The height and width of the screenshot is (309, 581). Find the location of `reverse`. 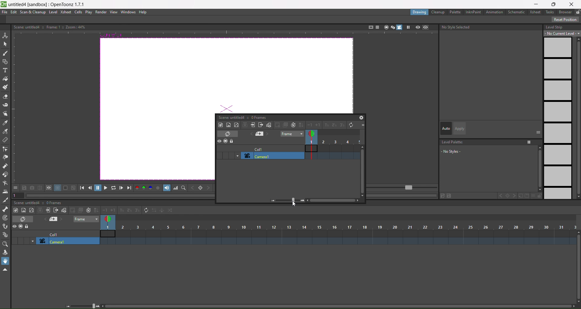

reverse is located at coordinates (154, 211).